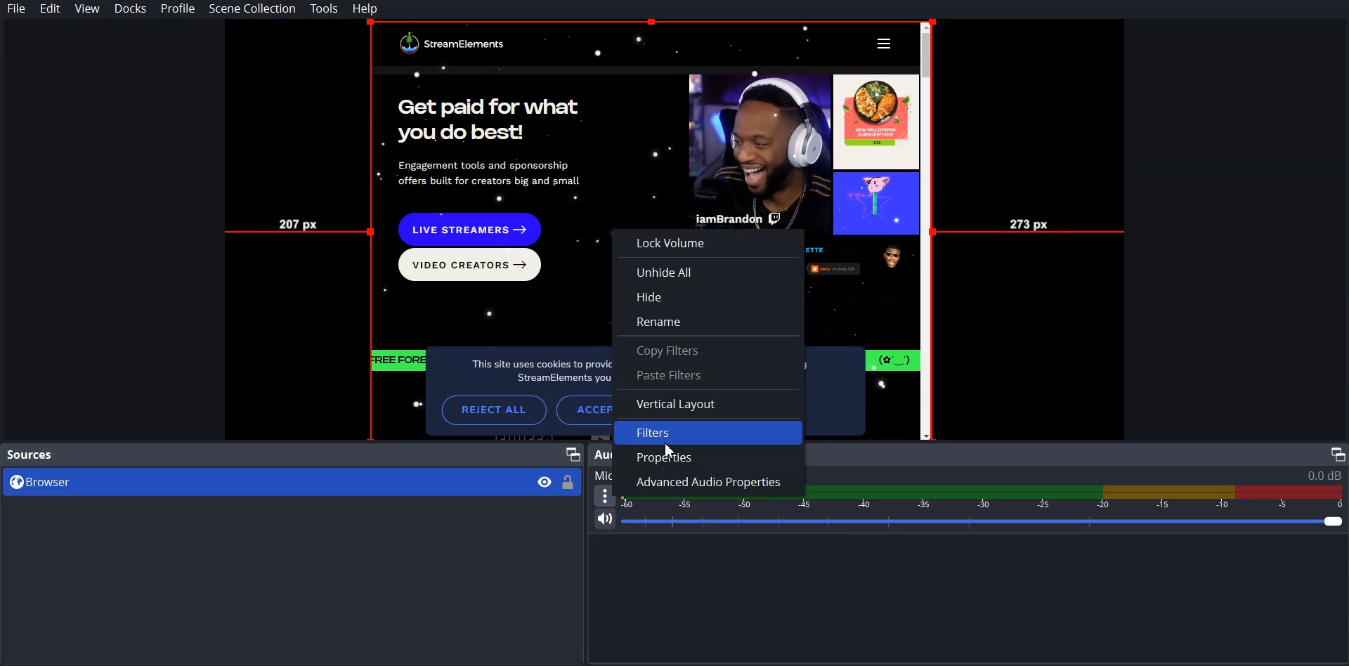 The width and height of the screenshot is (1349, 666). I want to click on Eye, so click(545, 483).